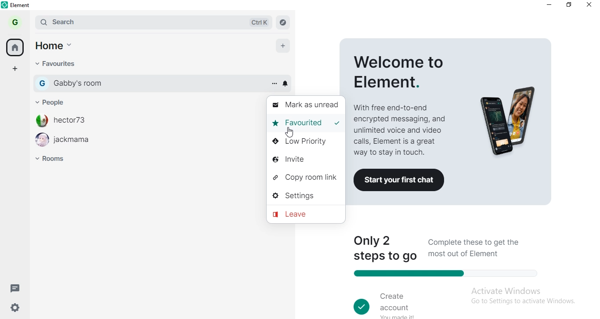 The height and width of the screenshot is (319, 600). Describe the element at coordinates (297, 125) in the screenshot. I see `favourited` at that location.